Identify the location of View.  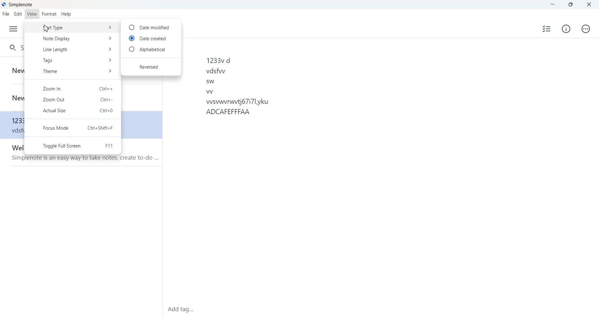
(32, 14).